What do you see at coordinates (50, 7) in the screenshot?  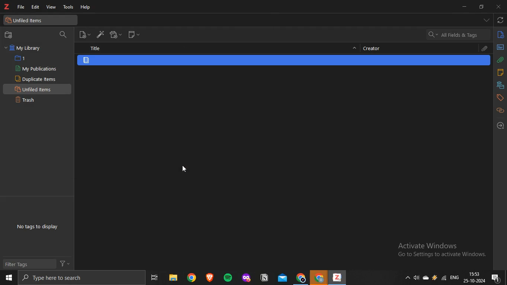 I see `view` at bounding box center [50, 7].